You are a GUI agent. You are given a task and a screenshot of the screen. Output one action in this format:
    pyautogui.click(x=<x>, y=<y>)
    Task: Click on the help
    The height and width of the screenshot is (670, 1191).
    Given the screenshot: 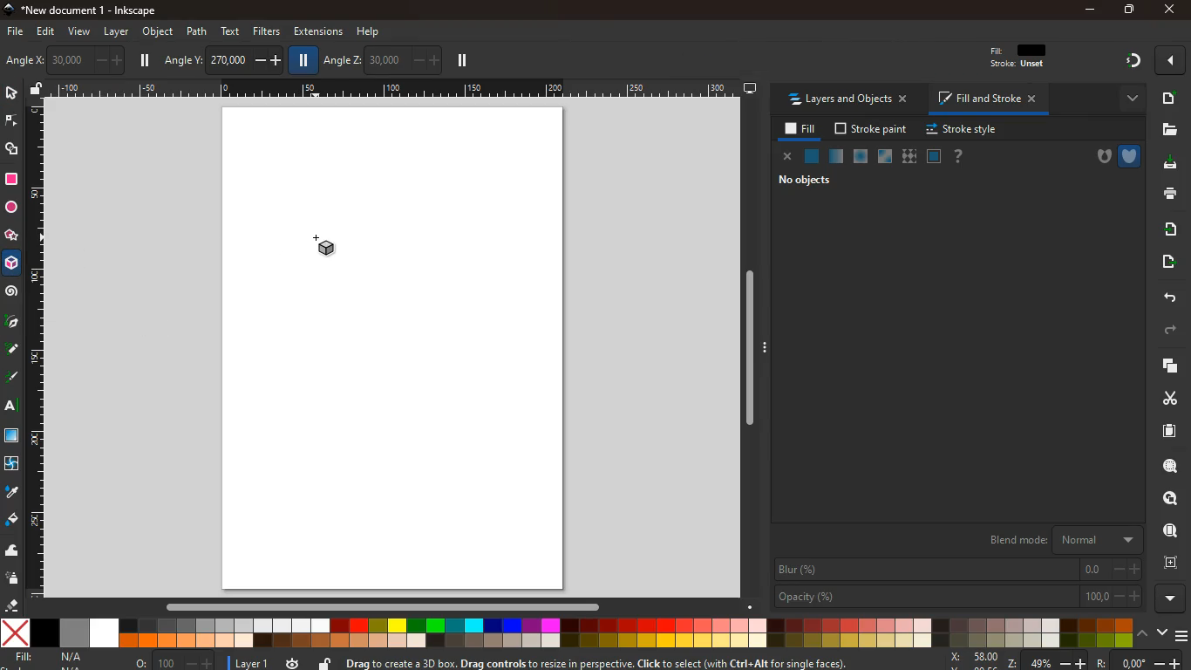 What is the action you would take?
    pyautogui.click(x=370, y=30)
    